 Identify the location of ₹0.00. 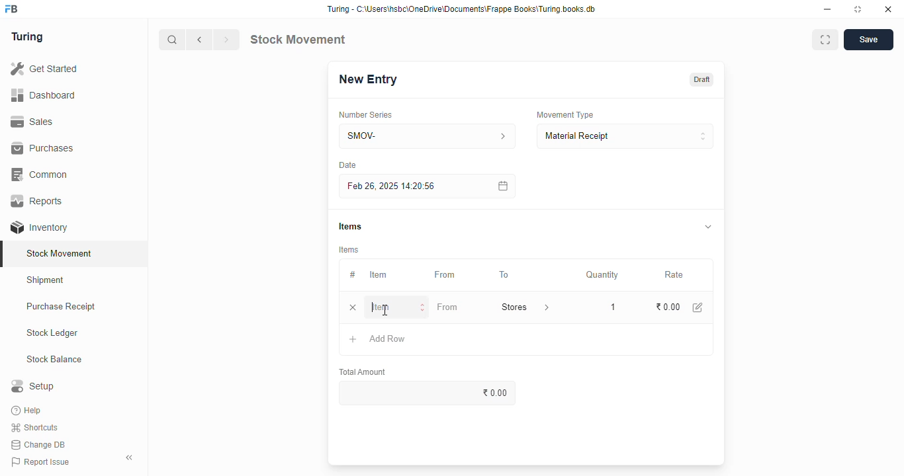
(430, 393).